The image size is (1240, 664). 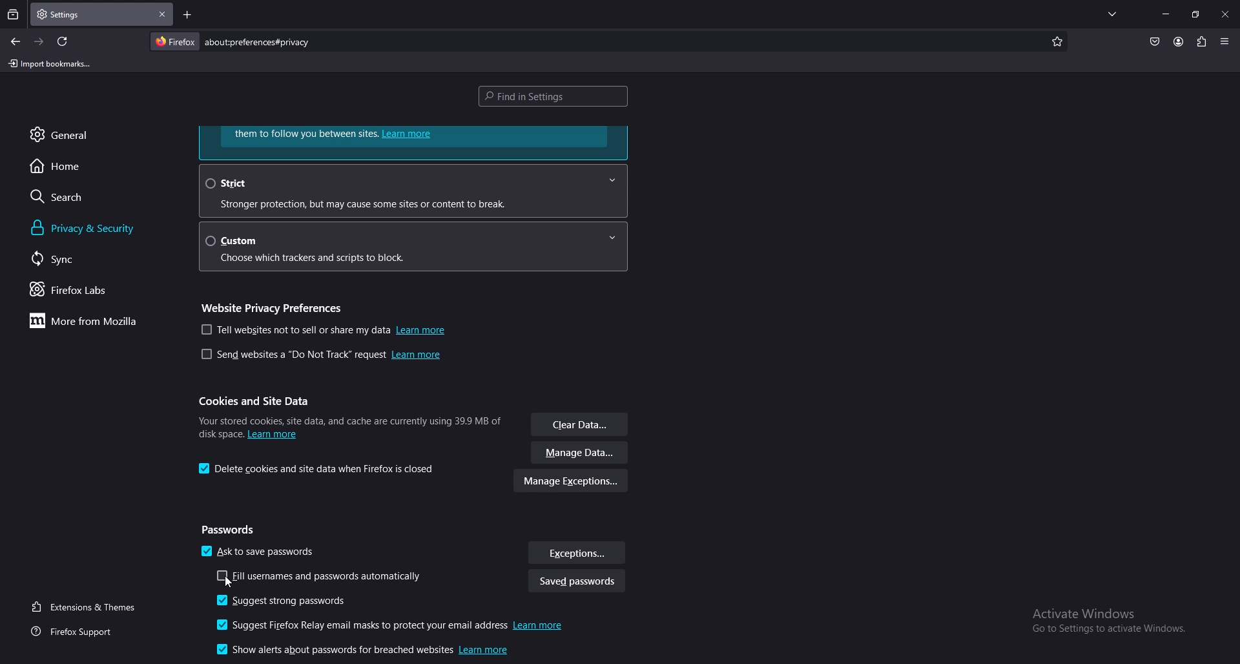 I want to click on saved password, so click(x=576, y=583).